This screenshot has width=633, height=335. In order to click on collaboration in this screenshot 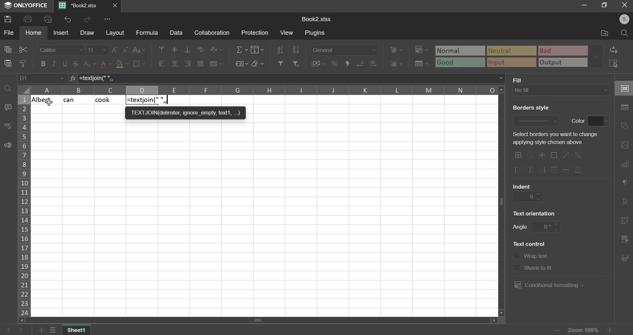, I will do `click(212, 33)`.